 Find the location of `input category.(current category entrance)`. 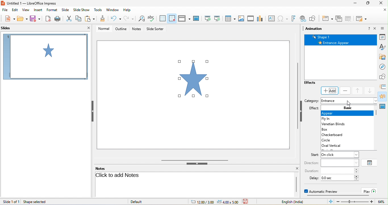

input category.(current category entrance) is located at coordinates (349, 101).